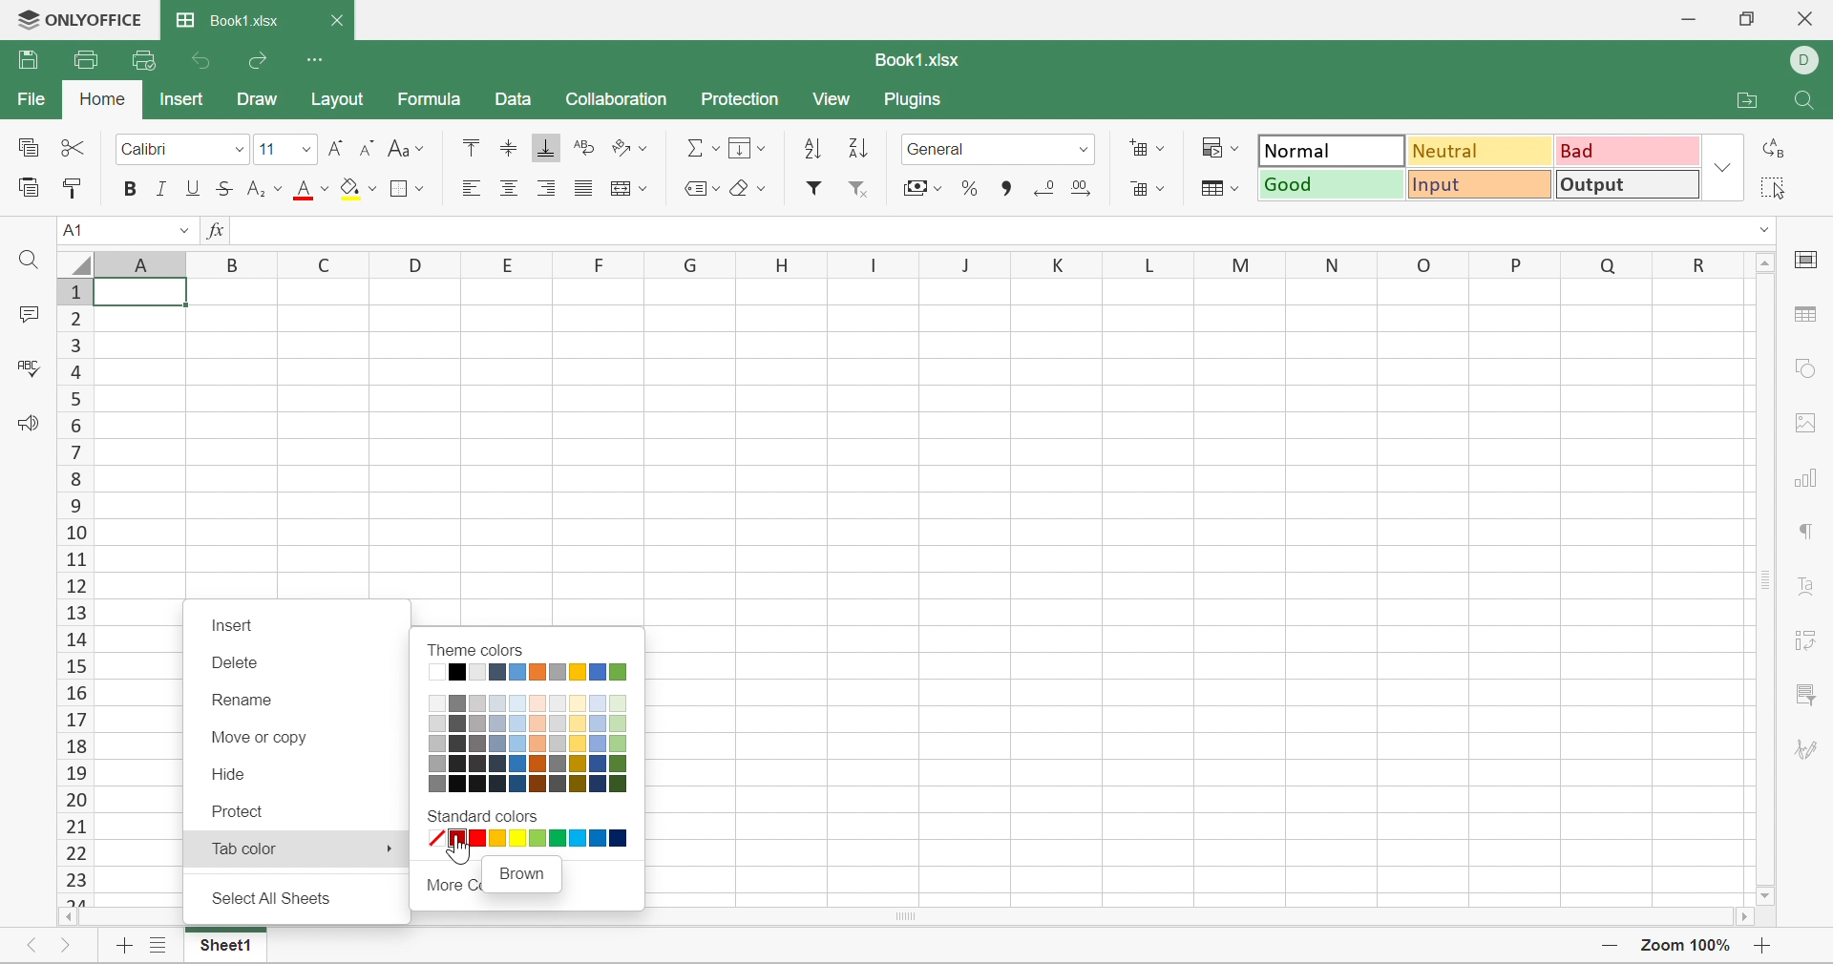 The width and height of the screenshot is (1833, 964). What do you see at coordinates (1803, 749) in the screenshot?
I see `Signature` at bounding box center [1803, 749].